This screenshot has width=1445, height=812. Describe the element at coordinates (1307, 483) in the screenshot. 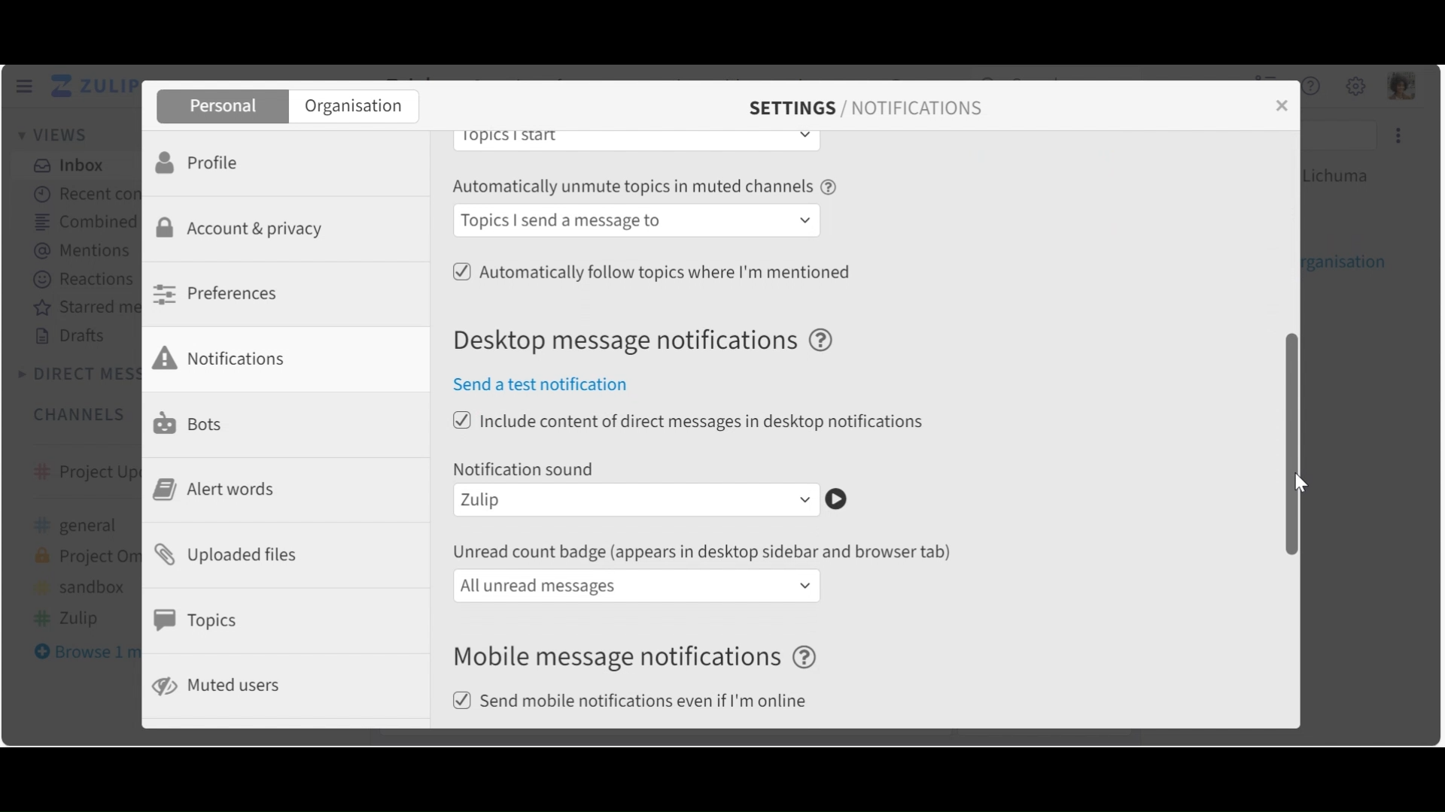

I see `cursor` at that location.